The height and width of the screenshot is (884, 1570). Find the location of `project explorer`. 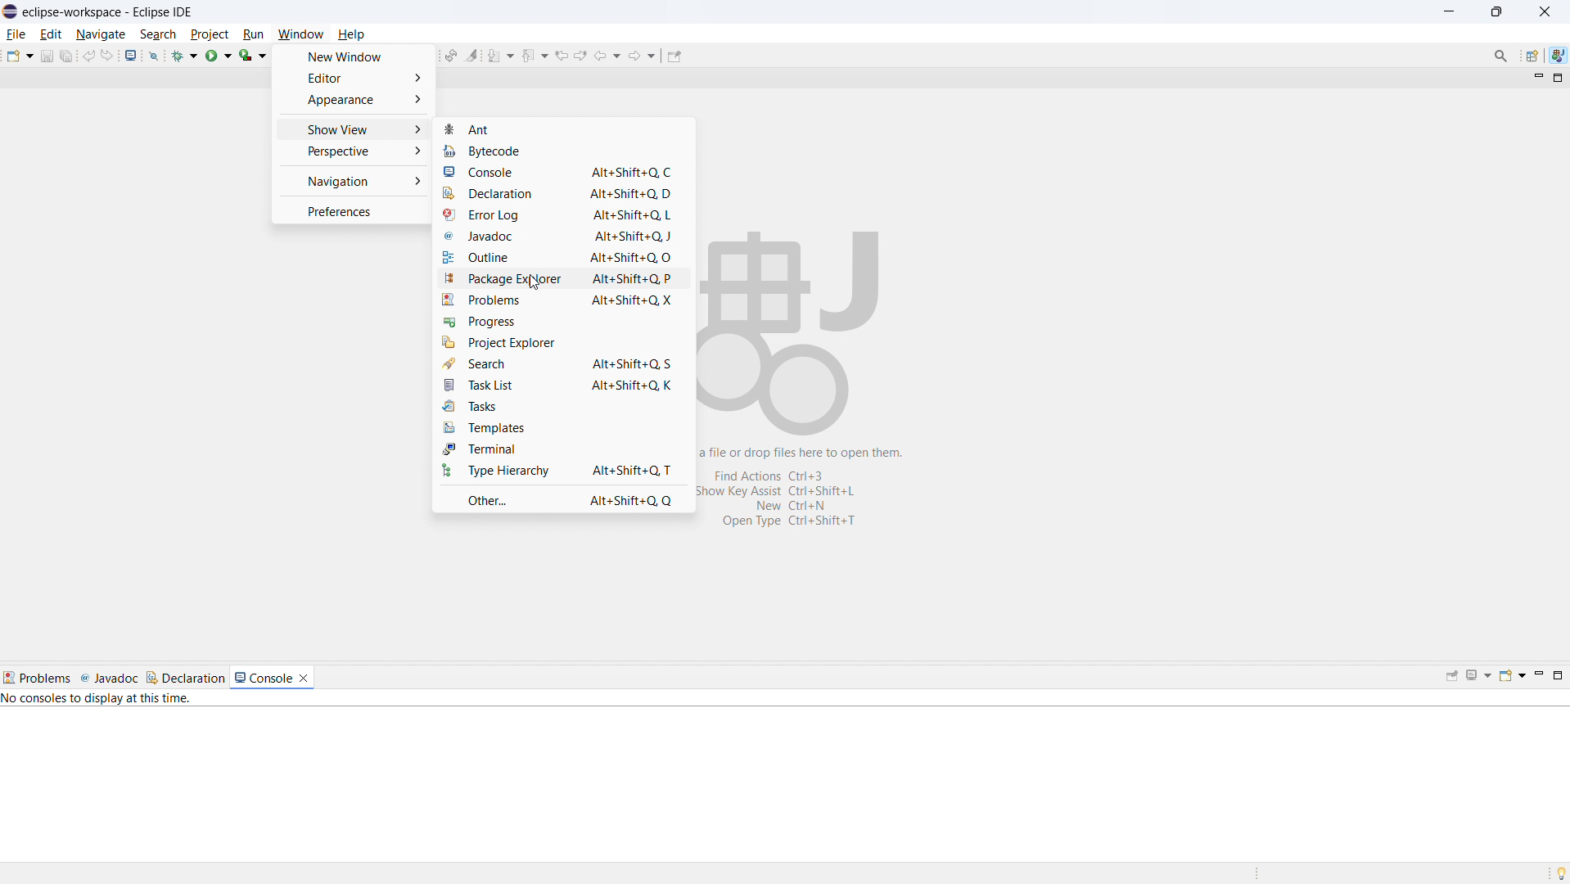

project explorer is located at coordinates (562, 342).